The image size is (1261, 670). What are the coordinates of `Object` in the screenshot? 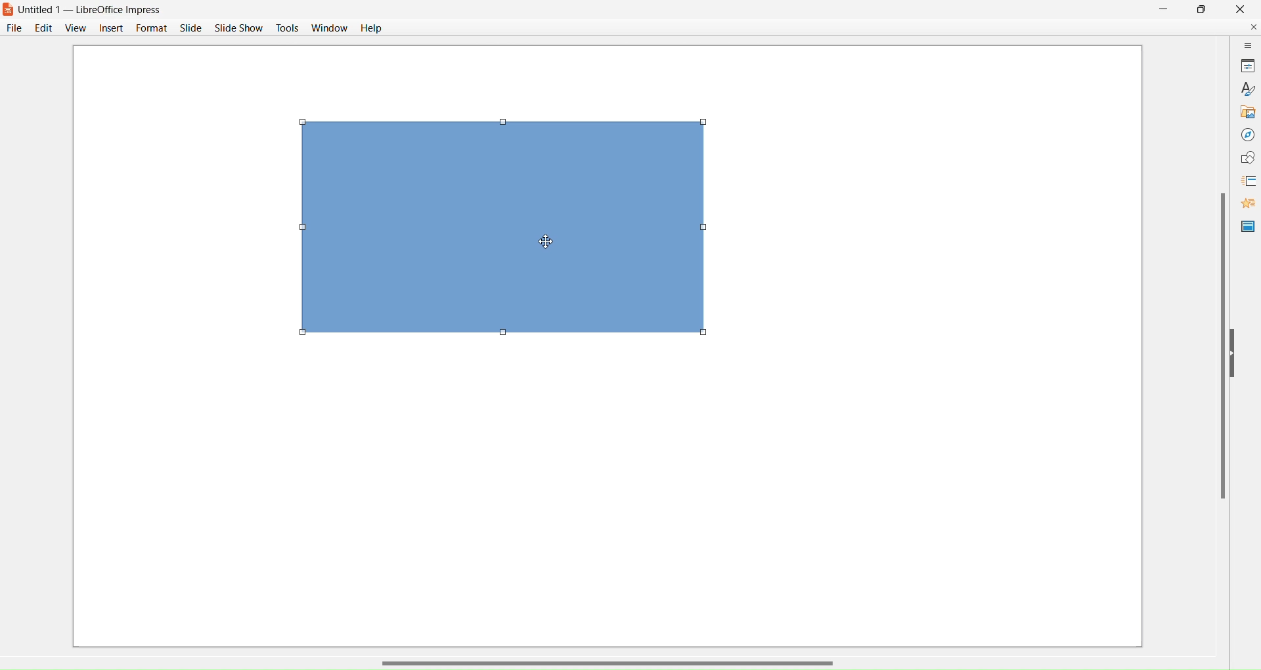 It's located at (504, 229).